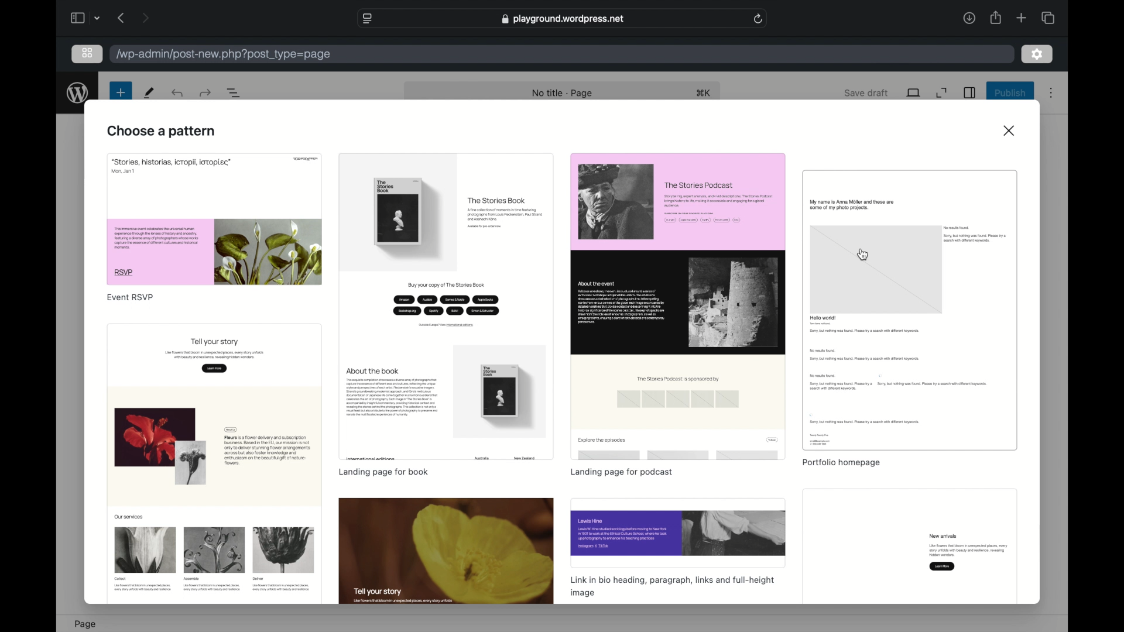  What do you see at coordinates (863, 254) in the screenshot?
I see `cursor` at bounding box center [863, 254].